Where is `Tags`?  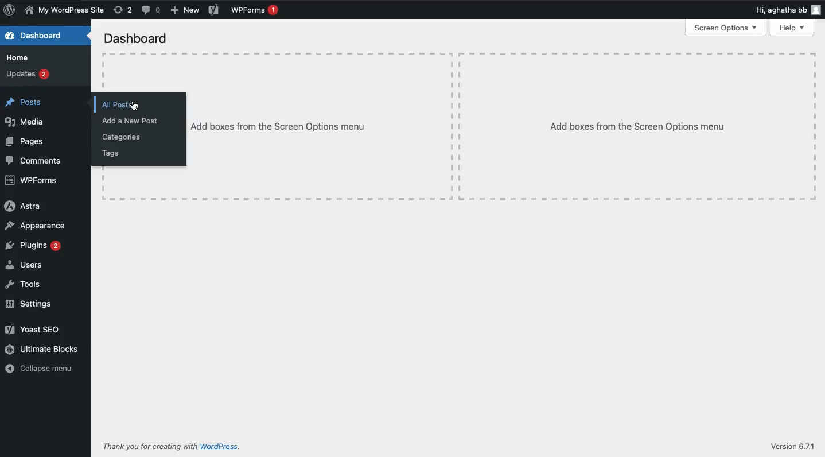
Tags is located at coordinates (110, 154).